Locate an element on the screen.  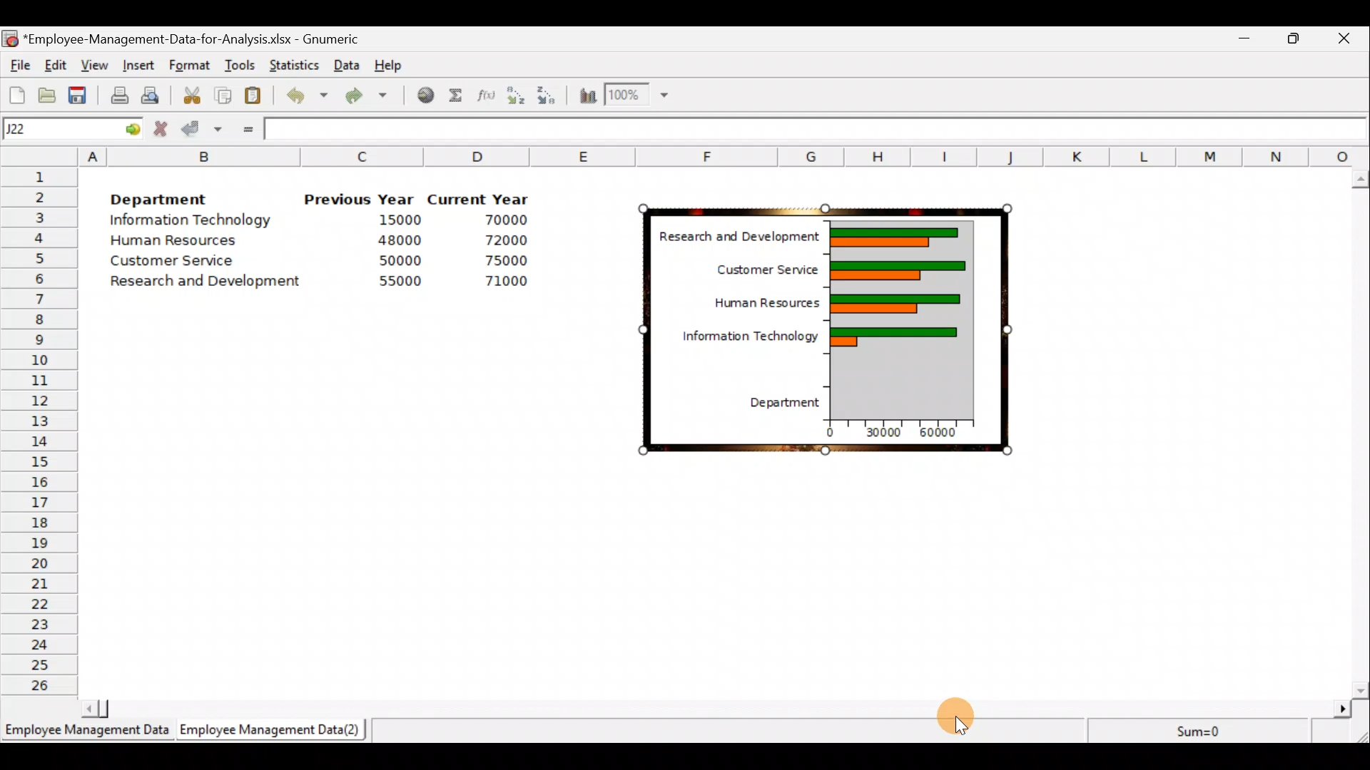
Sort in Ascending order is located at coordinates (515, 95).